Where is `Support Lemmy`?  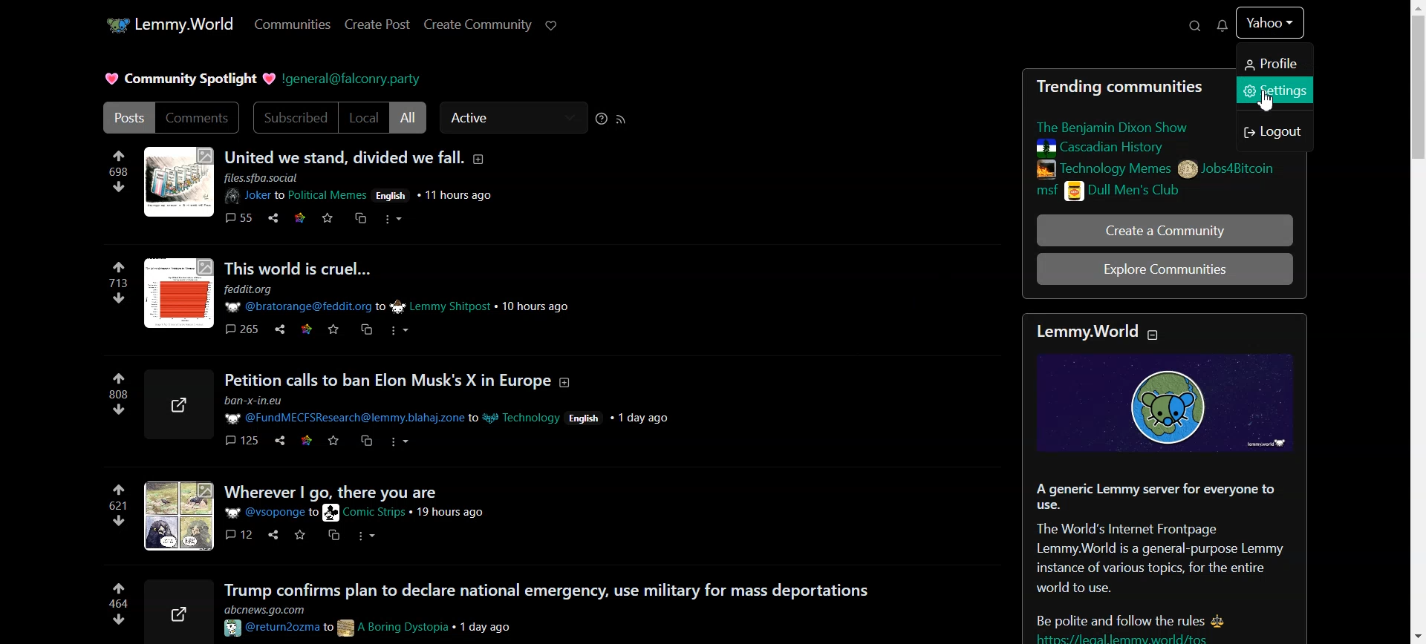
Support Lemmy is located at coordinates (553, 26).